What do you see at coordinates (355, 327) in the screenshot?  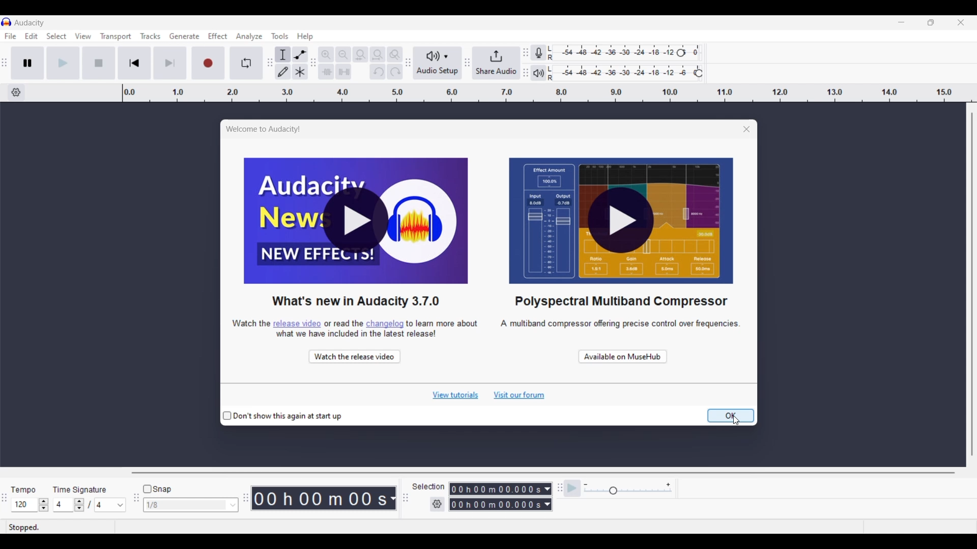 I see `Watch the release video or read the changelog to learn more about ‘what we have included in the latest release!` at bounding box center [355, 327].